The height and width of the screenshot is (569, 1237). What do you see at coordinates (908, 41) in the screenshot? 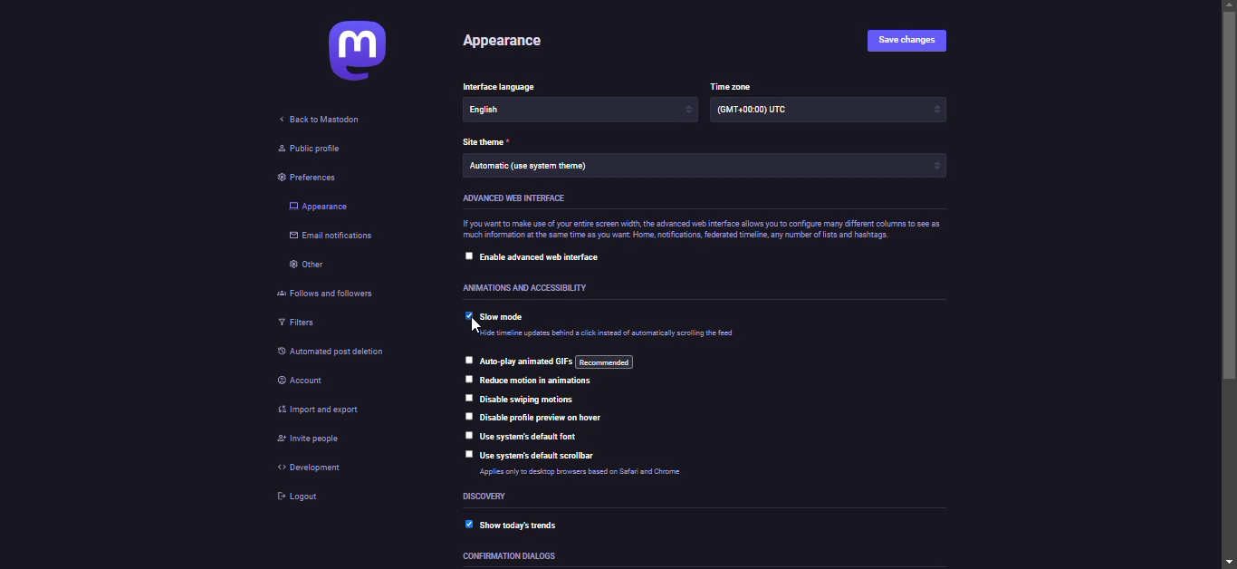
I see `save changes` at bounding box center [908, 41].